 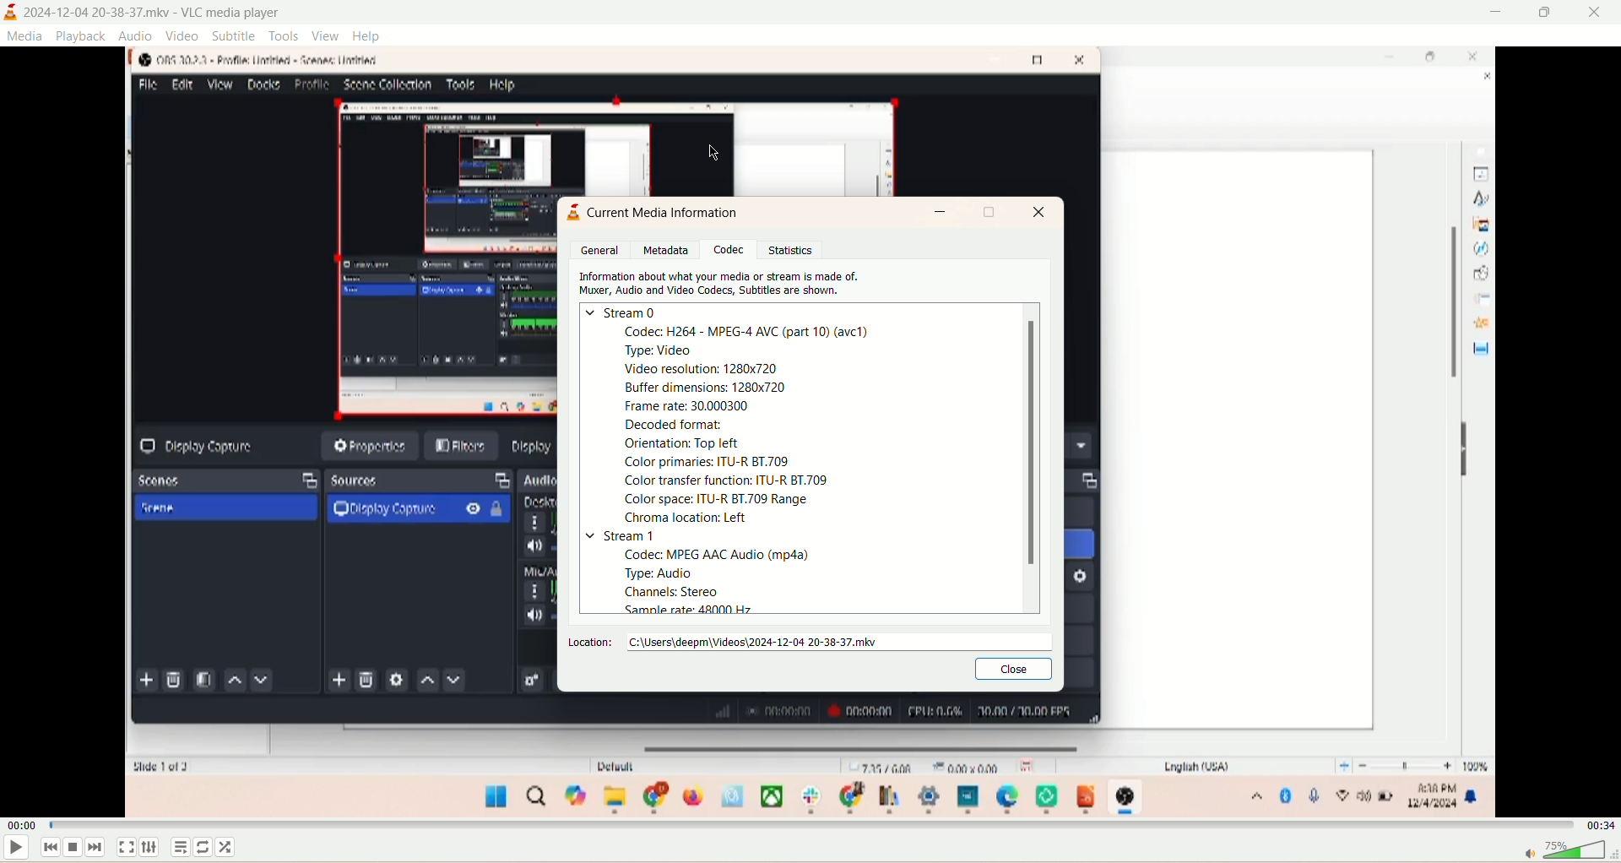 What do you see at coordinates (787, 423) in the screenshot?
I see `text` at bounding box center [787, 423].